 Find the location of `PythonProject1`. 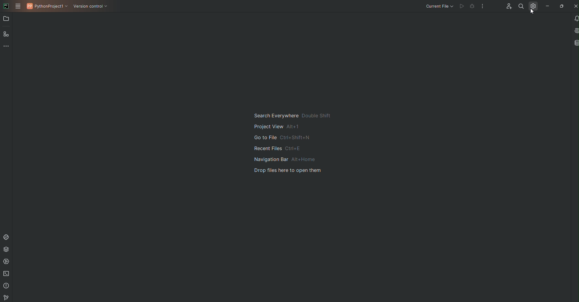

PythonProject1 is located at coordinates (48, 7).